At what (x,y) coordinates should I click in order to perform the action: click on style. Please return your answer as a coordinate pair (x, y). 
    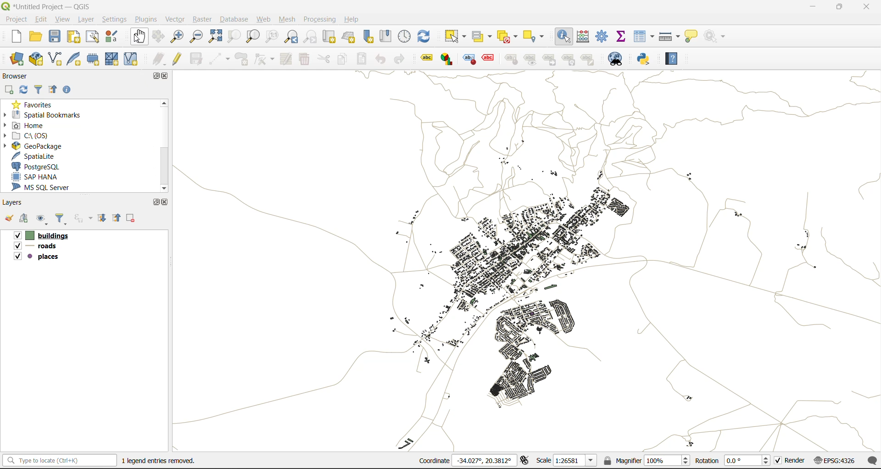
    Looking at the image, I should click on (513, 59).